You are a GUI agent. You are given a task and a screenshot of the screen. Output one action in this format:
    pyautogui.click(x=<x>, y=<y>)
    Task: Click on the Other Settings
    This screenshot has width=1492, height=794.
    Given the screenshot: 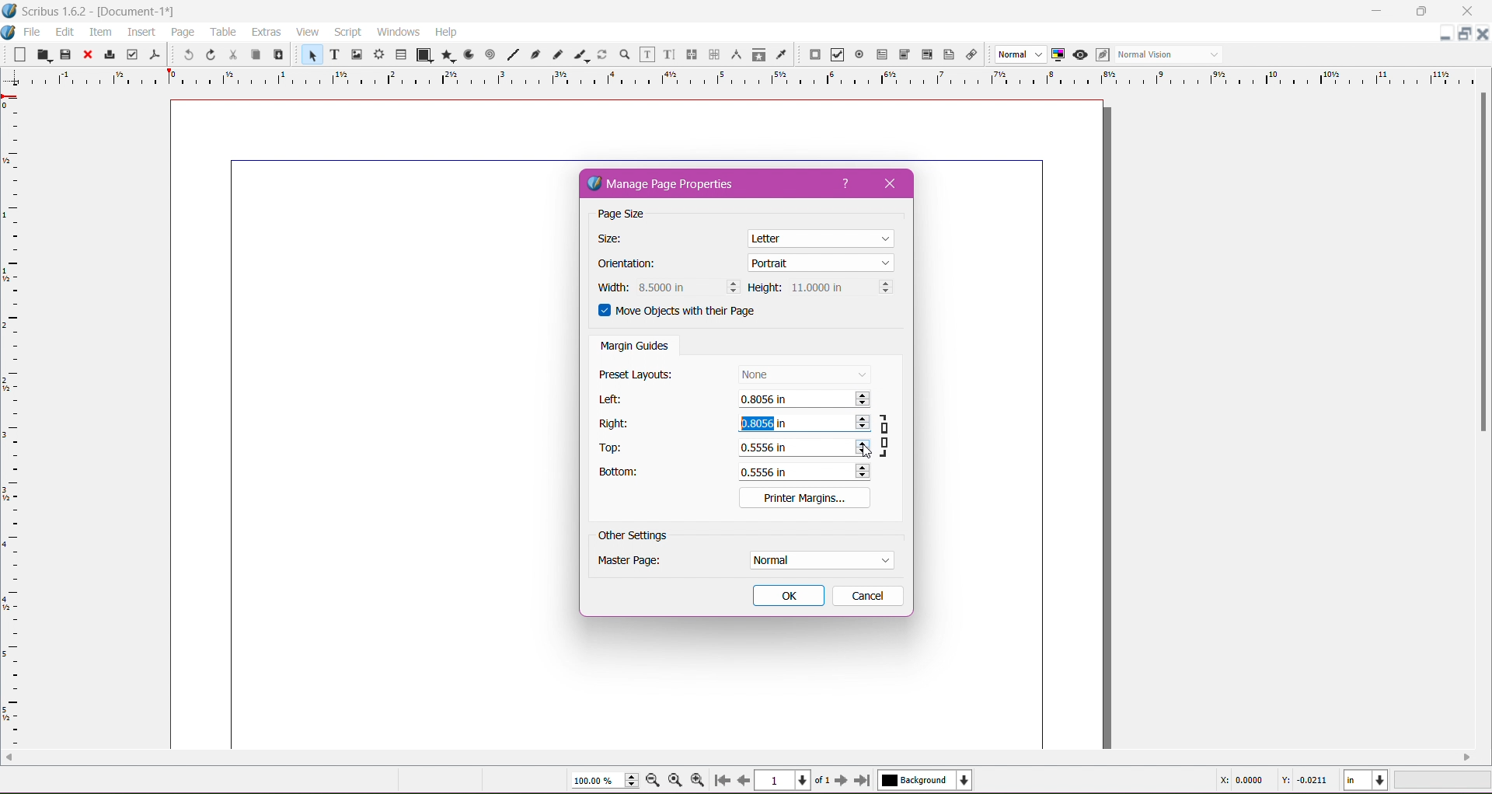 What is the action you would take?
    pyautogui.click(x=633, y=536)
    